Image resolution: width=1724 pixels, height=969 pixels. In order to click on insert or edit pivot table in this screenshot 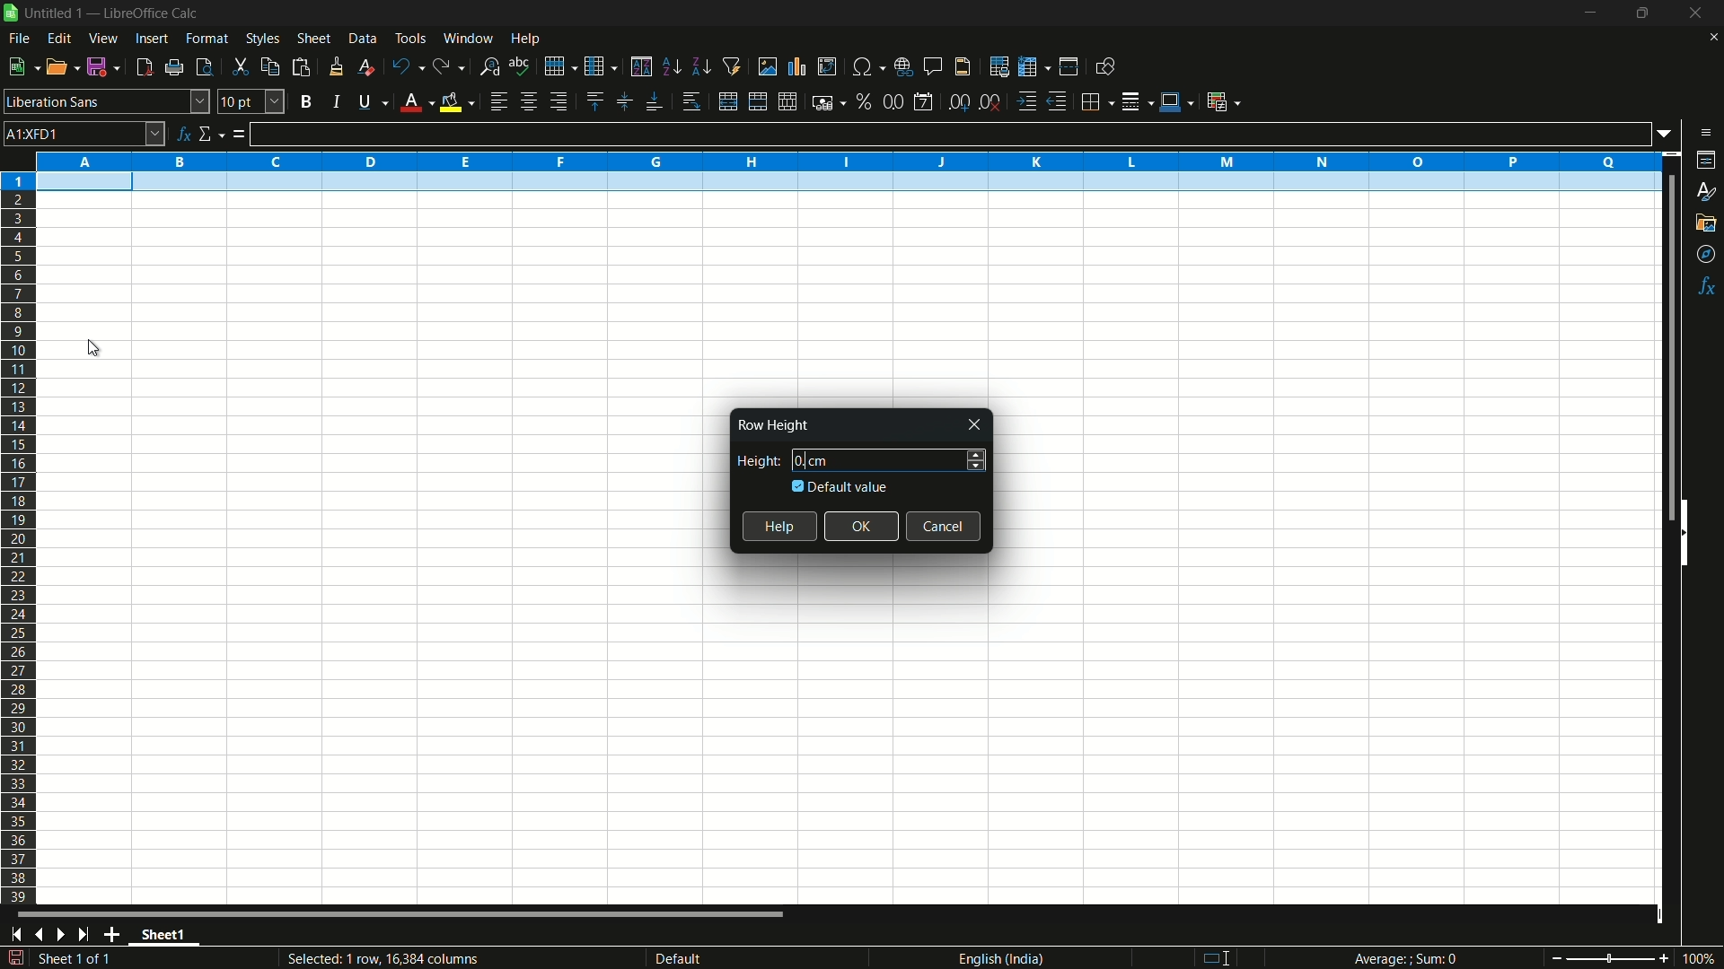, I will do `click(826, 66)`.